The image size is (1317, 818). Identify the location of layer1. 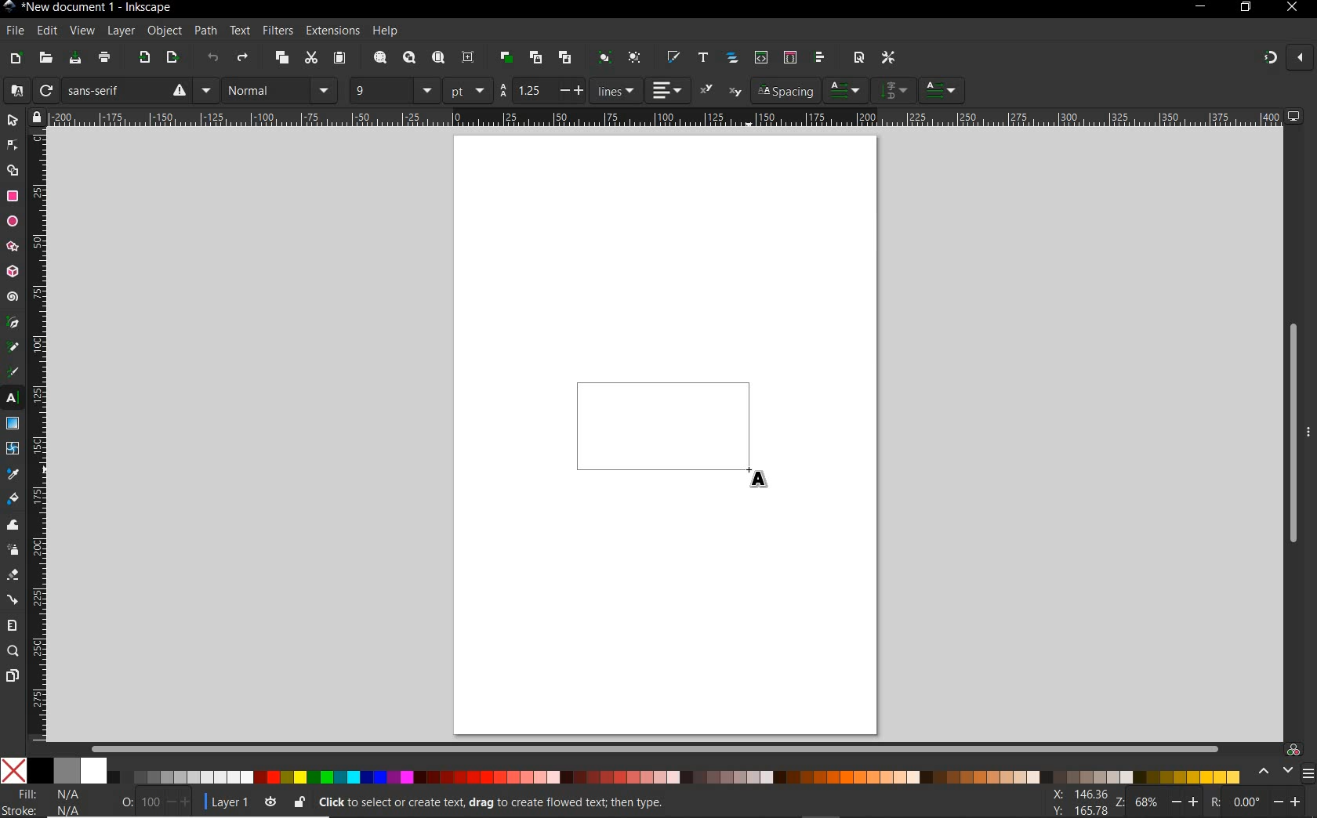
(225, 799).